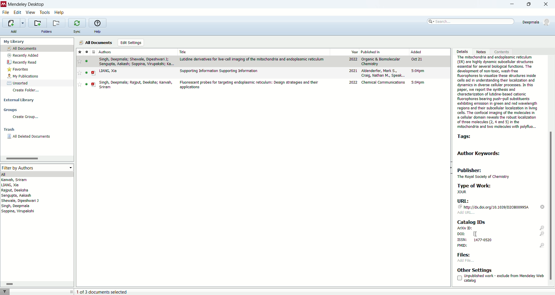 The height and width of the screenshot is (295, 555). I want to click on help, so click(97, 32).